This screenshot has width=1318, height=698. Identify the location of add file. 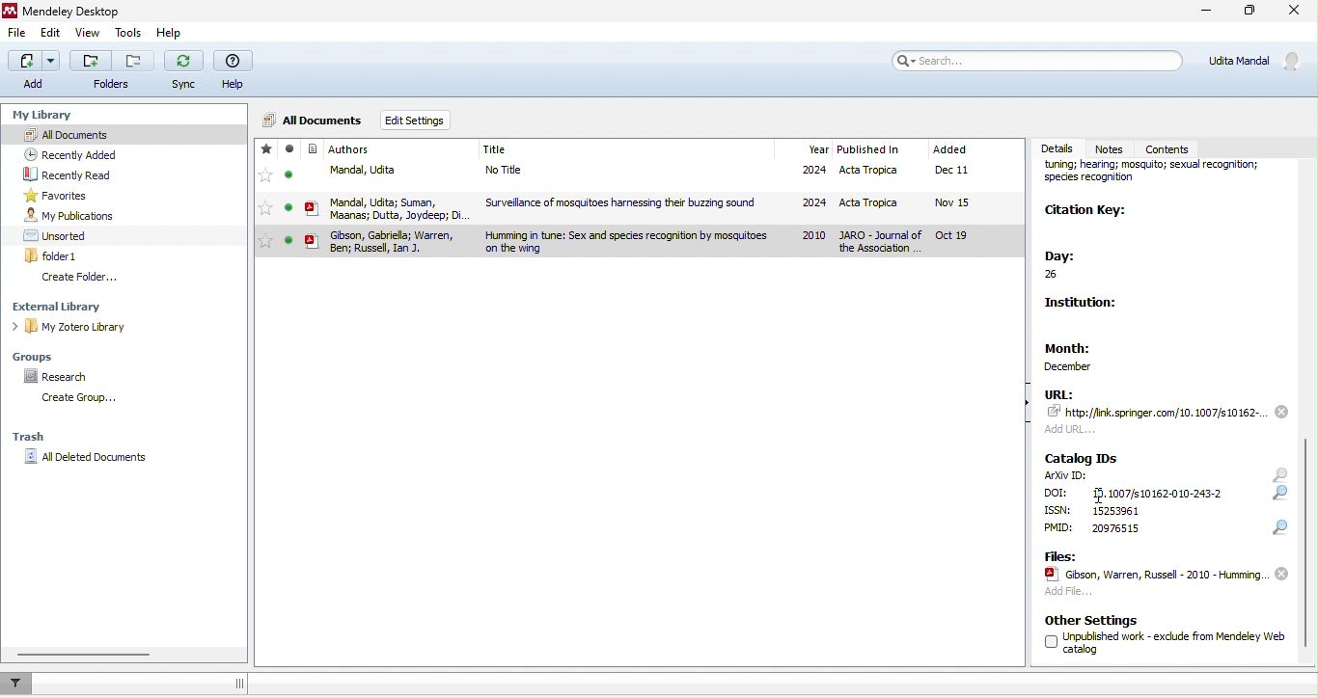
(1068, 594).